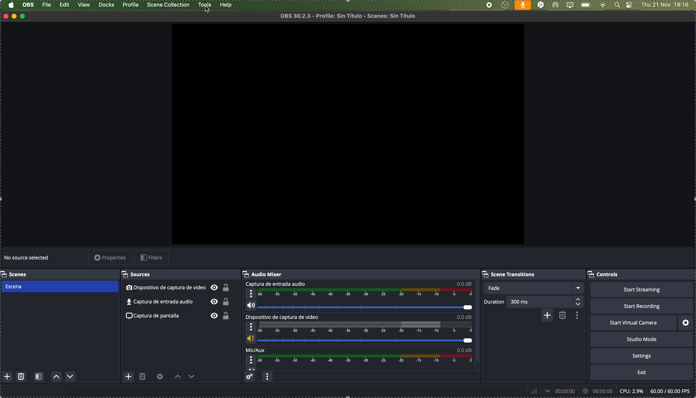 The width and height of the screenshot is (696, 398). What do you see at coordinates (180, 317) in the screenshot?
I see `screenshot` at bounding box center [180, 317].